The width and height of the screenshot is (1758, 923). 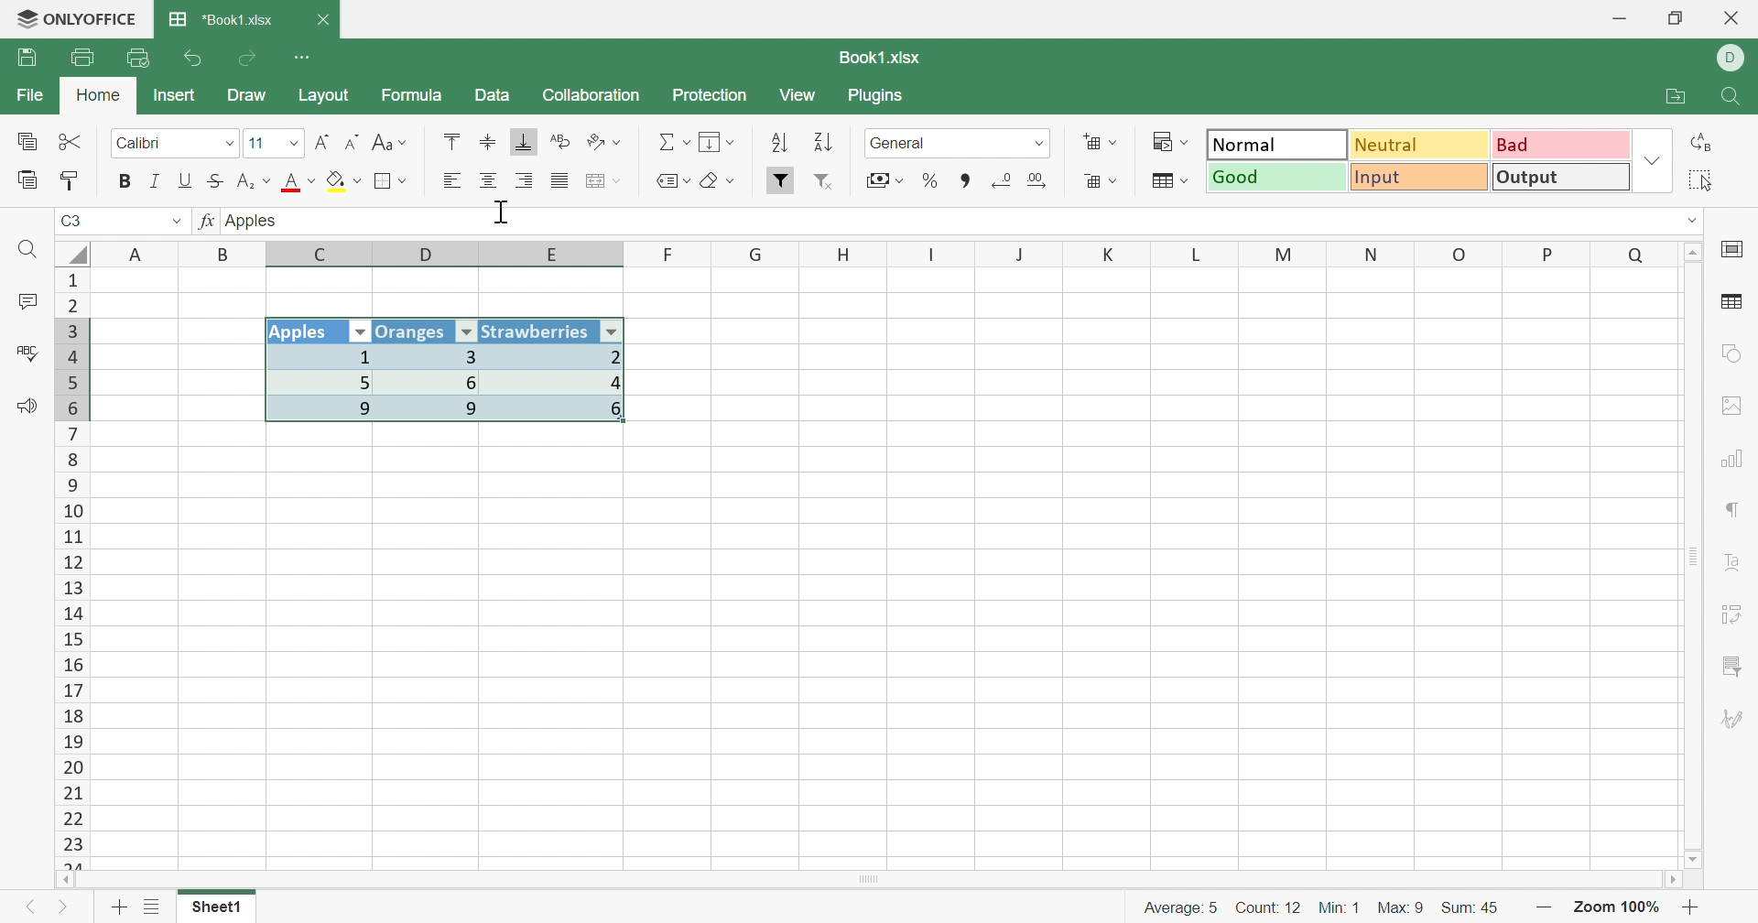 What do you see at coordinates (526, 180) in the screenshot?
I see `Align Right` at bounding box center [526, 180].